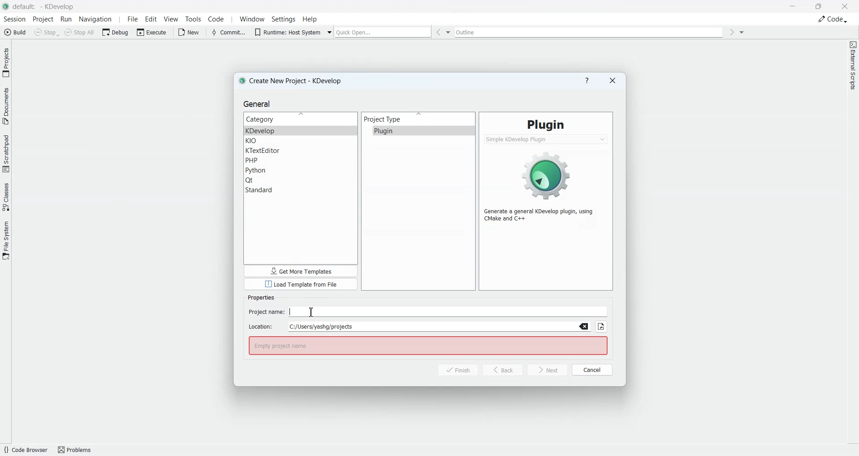  What do you see at coordinates (543, 215) in the screenshot?
I see `Text` at bounding box center [543, 215].